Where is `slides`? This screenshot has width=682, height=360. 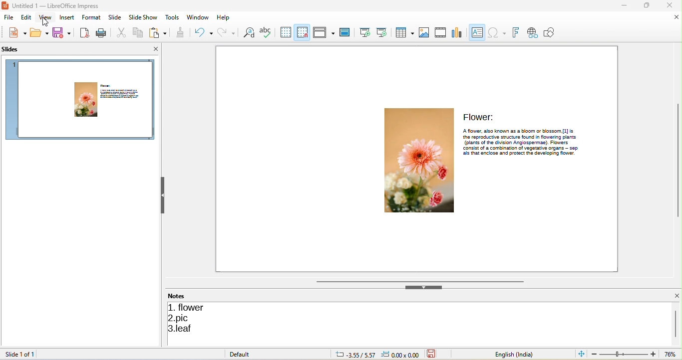
slides is located at coordinates (16, 49).